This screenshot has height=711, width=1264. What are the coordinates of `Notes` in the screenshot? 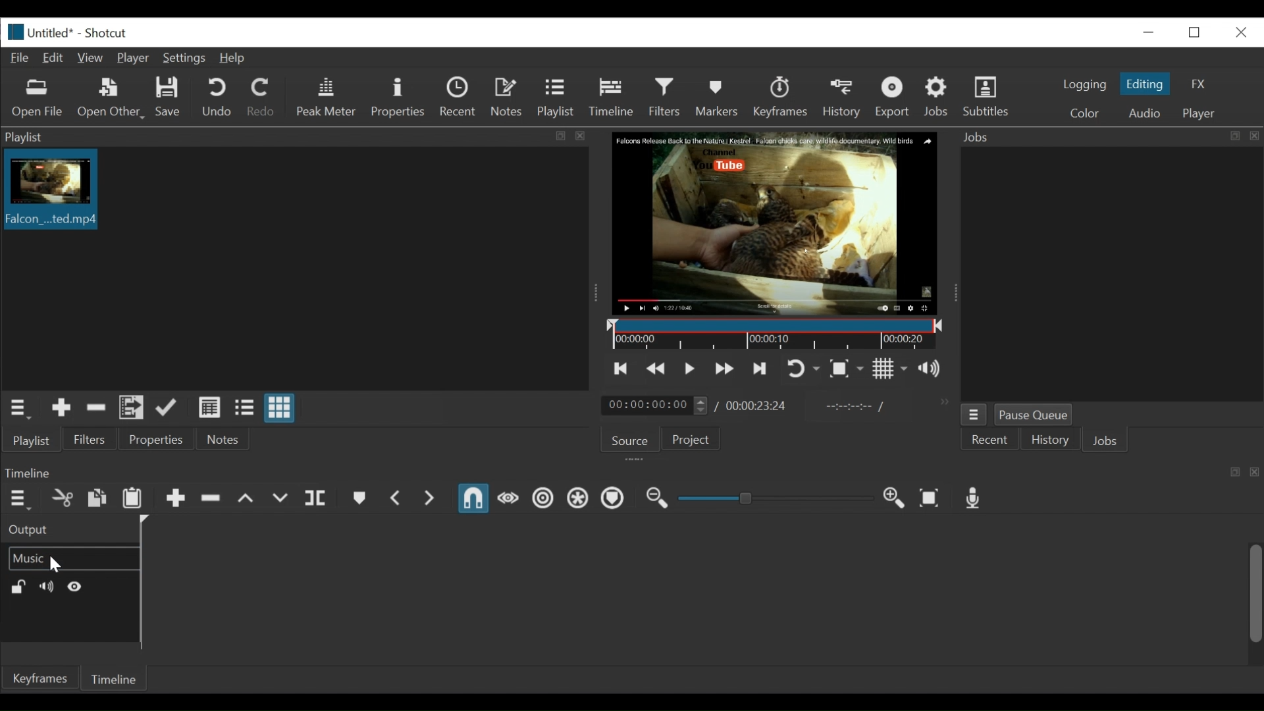 It's located at (508, 97).